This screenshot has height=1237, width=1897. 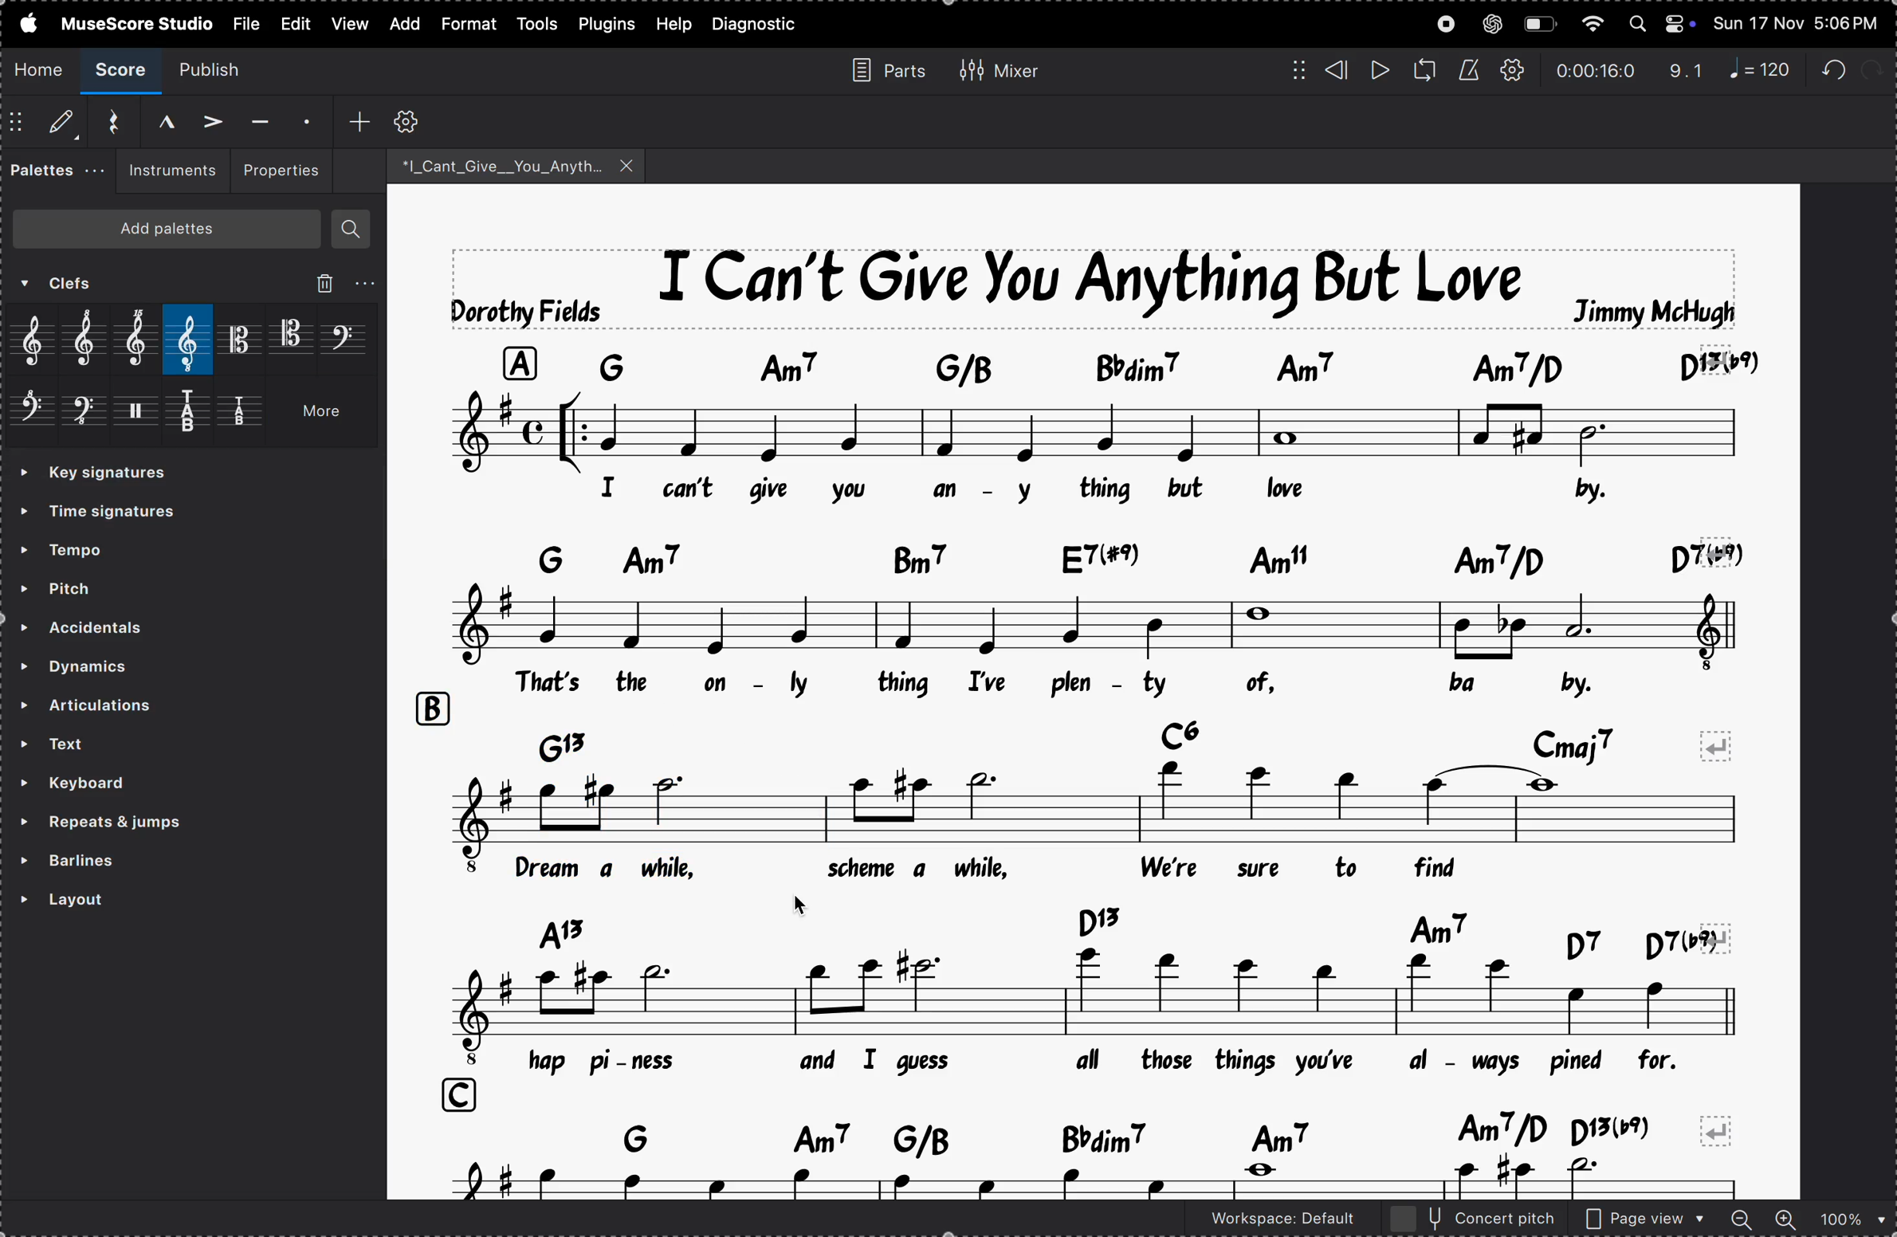 What do you see at coordinates (84, 417) in the screenshot?
I see `bass clef 8 bassa` at bounding box center [84, 417].